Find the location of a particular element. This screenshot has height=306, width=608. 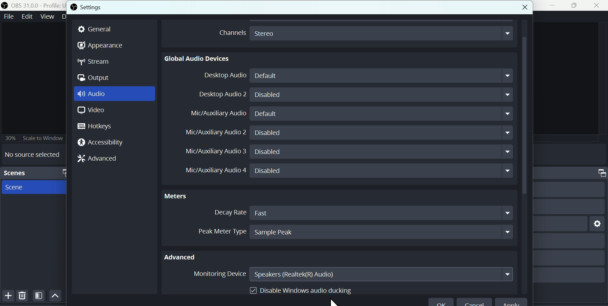

30% is located at coordinates (10, 137).